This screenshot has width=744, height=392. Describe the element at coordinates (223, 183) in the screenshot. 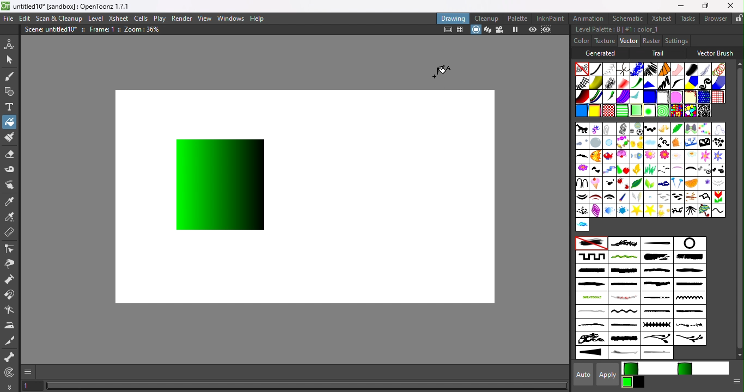

I see `gradient green rectangle` at that location.